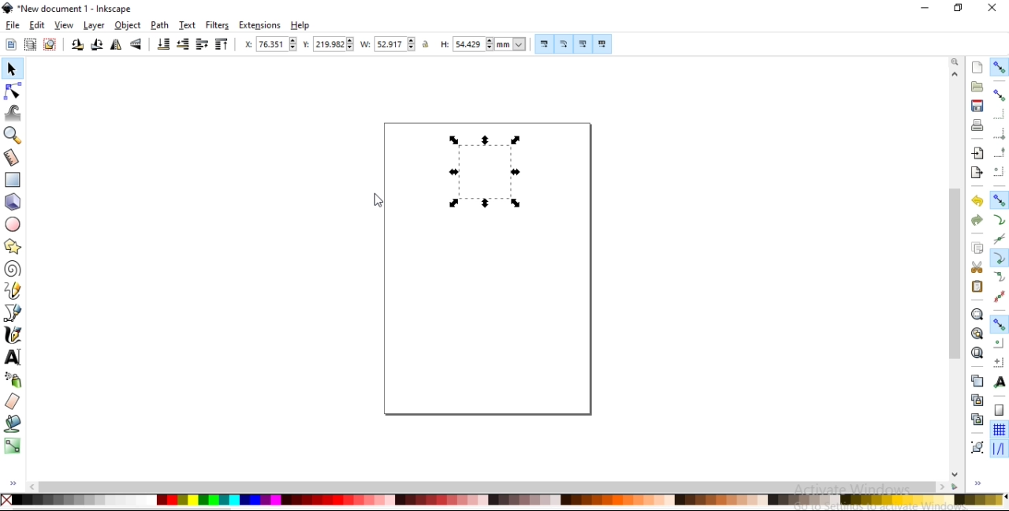  I want to click on scrollbar, so click(957, 269).